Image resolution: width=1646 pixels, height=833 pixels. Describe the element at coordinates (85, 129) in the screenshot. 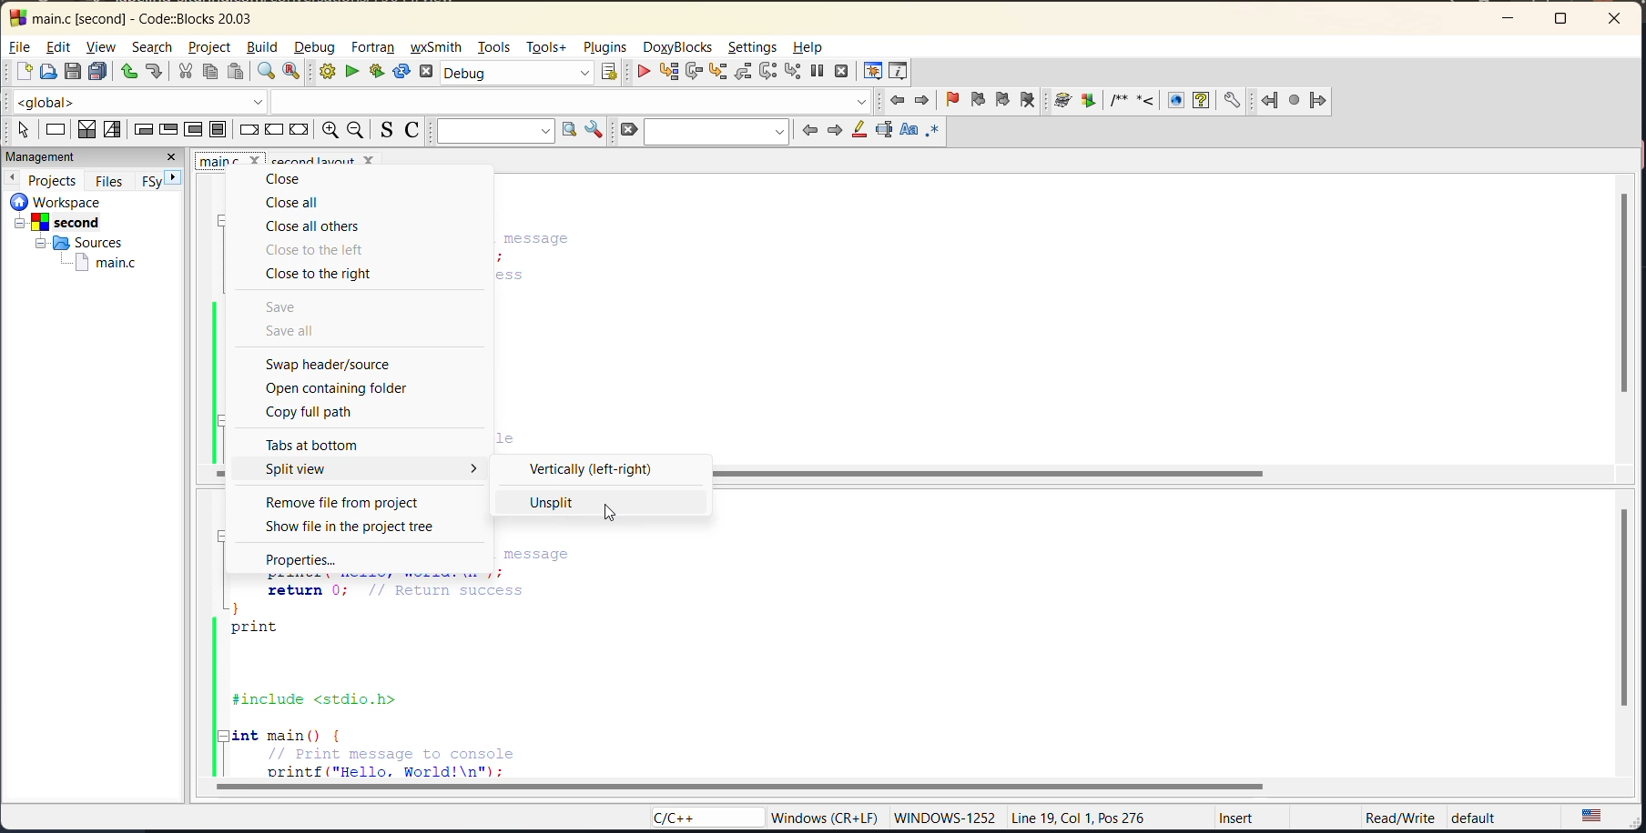

I see `decision` at that location.